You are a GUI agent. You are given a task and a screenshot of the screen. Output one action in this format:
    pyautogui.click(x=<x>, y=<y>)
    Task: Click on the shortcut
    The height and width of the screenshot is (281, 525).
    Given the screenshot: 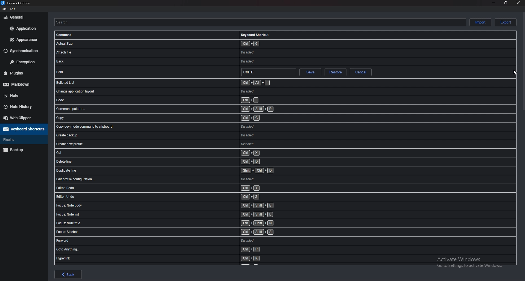 What is the action you would take?
    pyautogui.click(x=179, y=135)
    